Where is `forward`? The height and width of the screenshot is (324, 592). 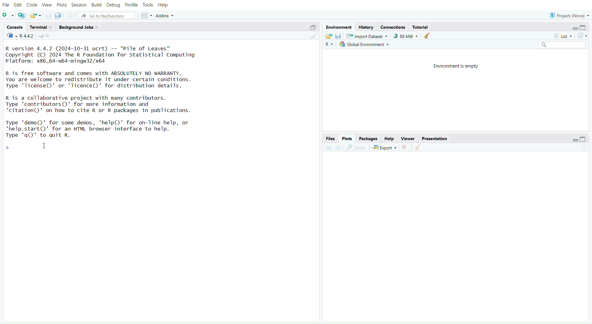 forward is located at coordinates (339, 148).